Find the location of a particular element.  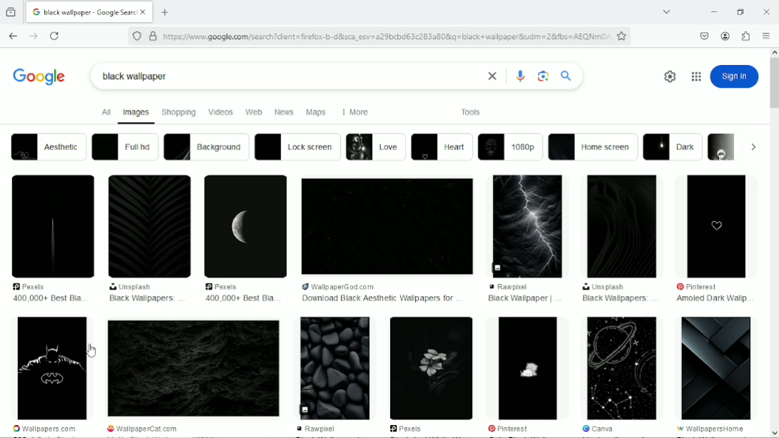

wallp apergod.com is located at coordinates (358, 286).